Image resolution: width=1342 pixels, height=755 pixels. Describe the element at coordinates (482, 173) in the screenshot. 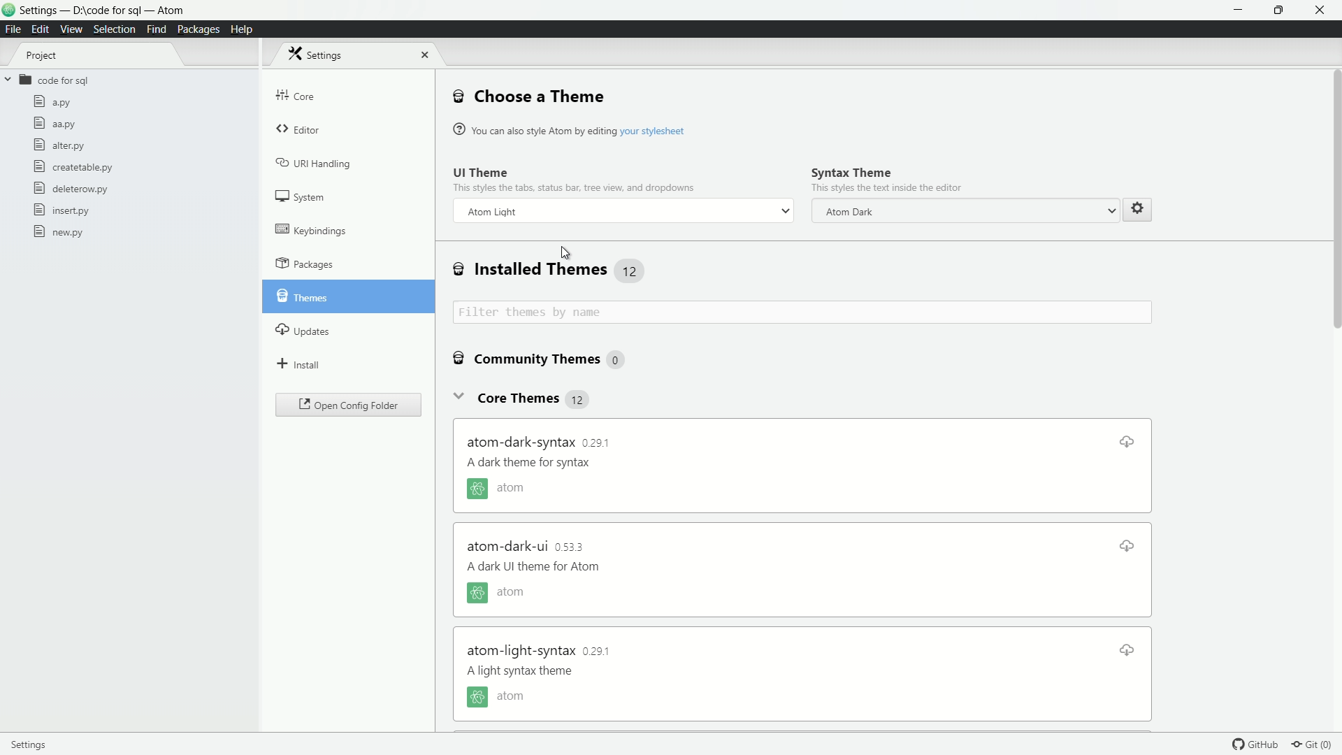

I see `ui theme` at that location.